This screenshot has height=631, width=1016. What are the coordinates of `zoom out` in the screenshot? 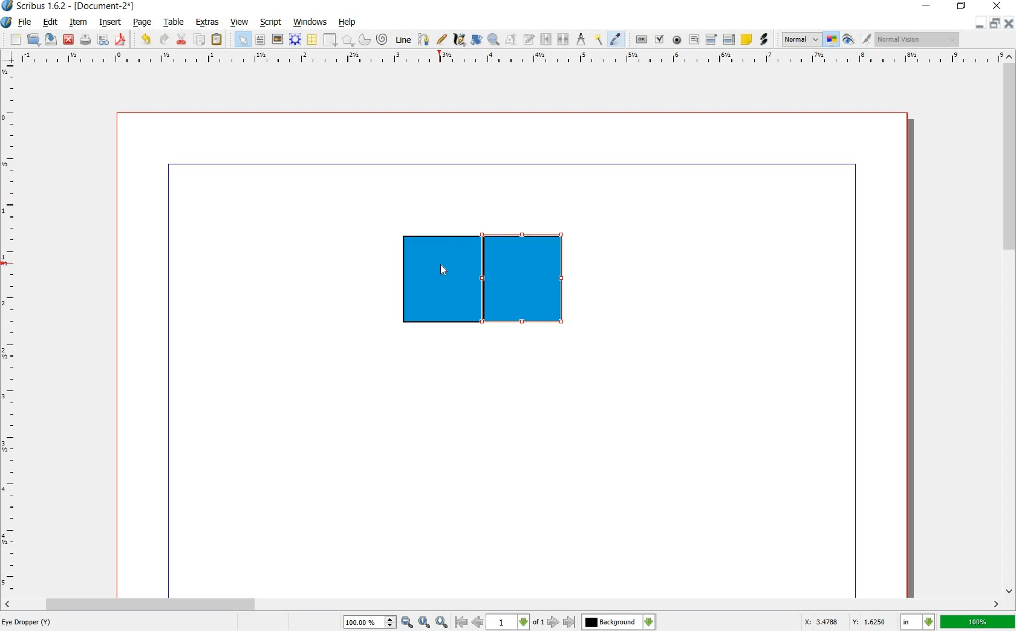 It's located at (407, 621).